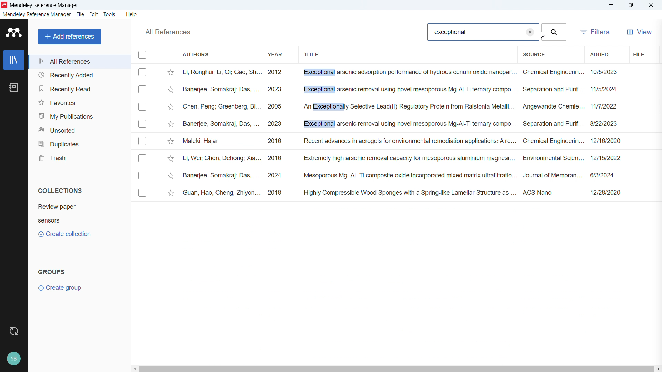 The width and height of the screenshot is (662, 372). Describe the element at coordinates (530, 32) in the screenshot. I see `Remove search string` at that location.